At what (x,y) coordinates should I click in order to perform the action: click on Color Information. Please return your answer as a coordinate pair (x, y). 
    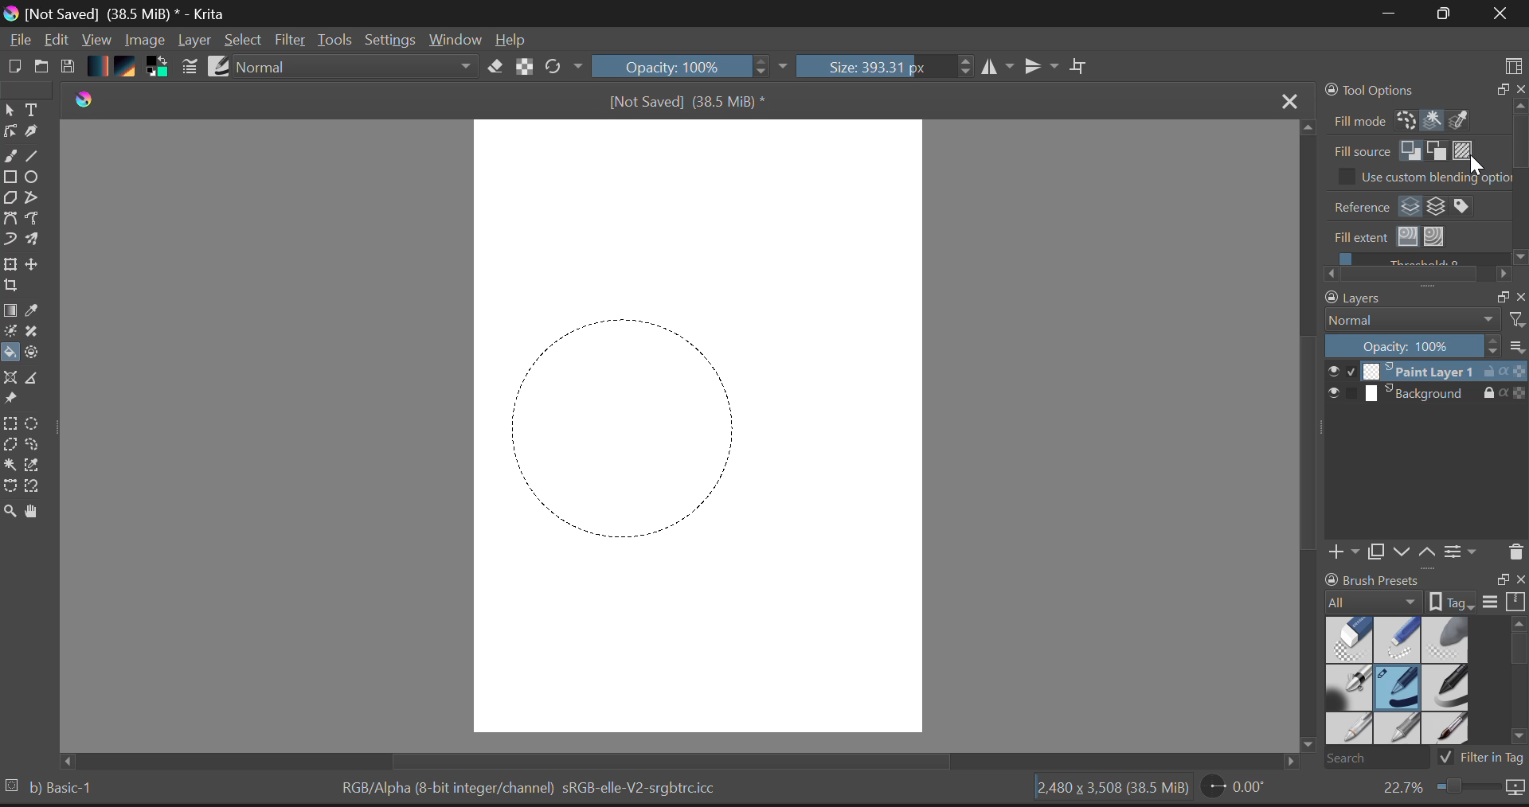
    Looking at the image, I should click on (534, 789).